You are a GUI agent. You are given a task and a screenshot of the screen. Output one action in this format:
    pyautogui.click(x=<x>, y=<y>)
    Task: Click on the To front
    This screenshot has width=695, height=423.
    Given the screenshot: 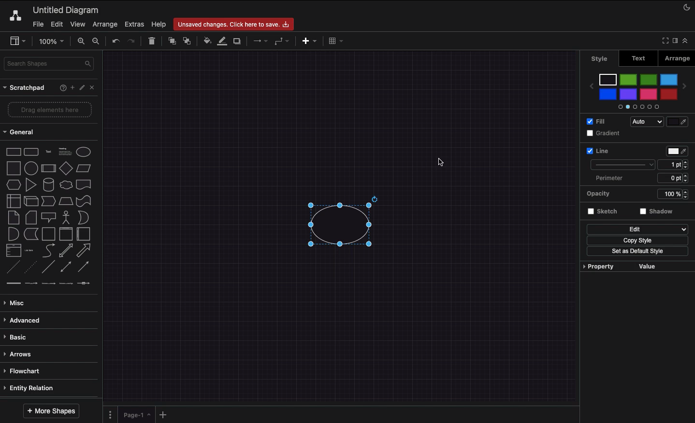 What is the action you would take?
    pyautogui.click(x=172, y=41)
    